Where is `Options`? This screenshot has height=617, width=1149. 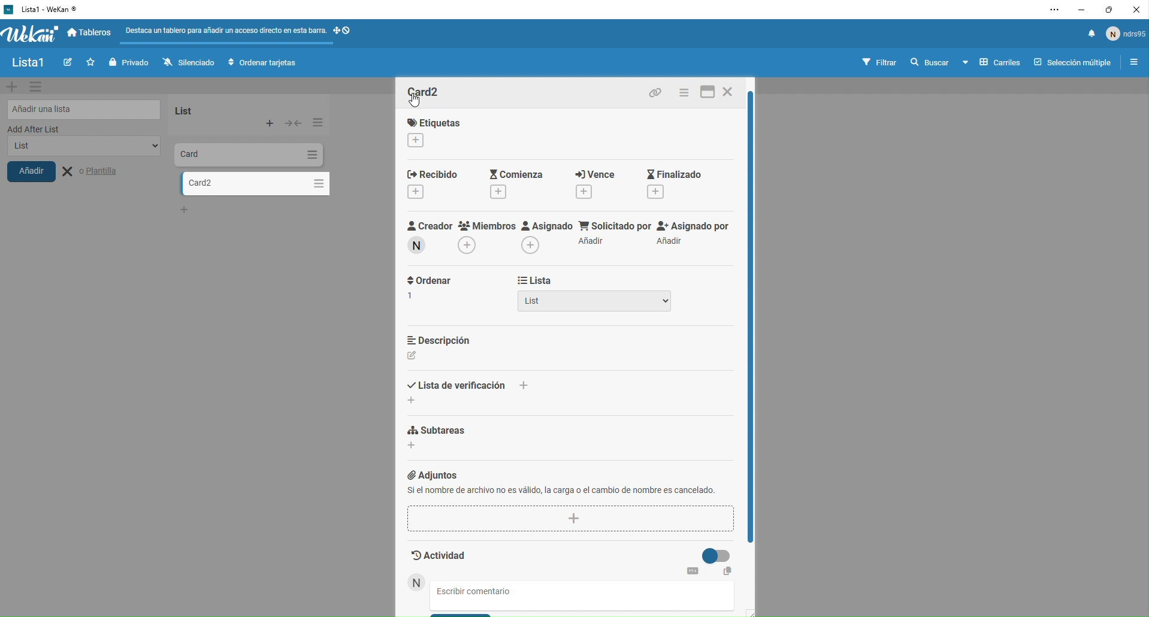
Options is located at coordinates (311, 155).